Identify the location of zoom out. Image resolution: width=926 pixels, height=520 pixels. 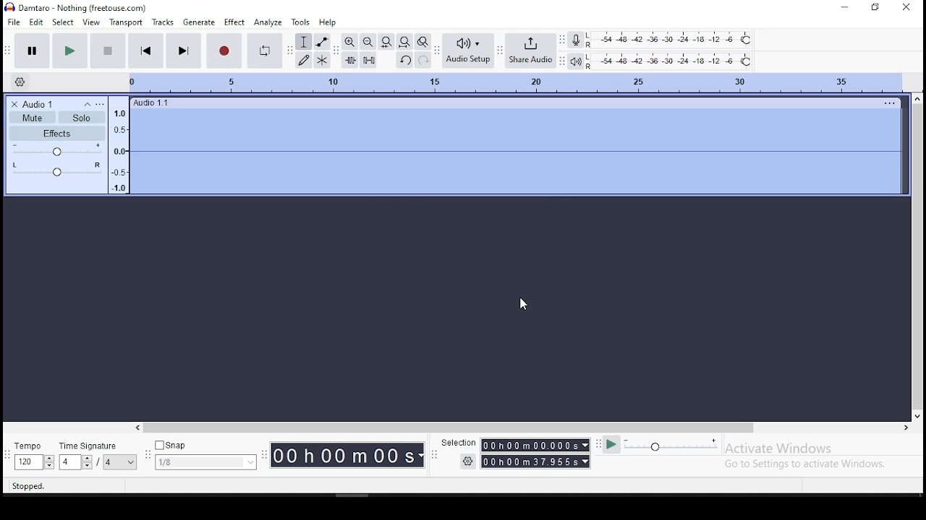
(367, 41).